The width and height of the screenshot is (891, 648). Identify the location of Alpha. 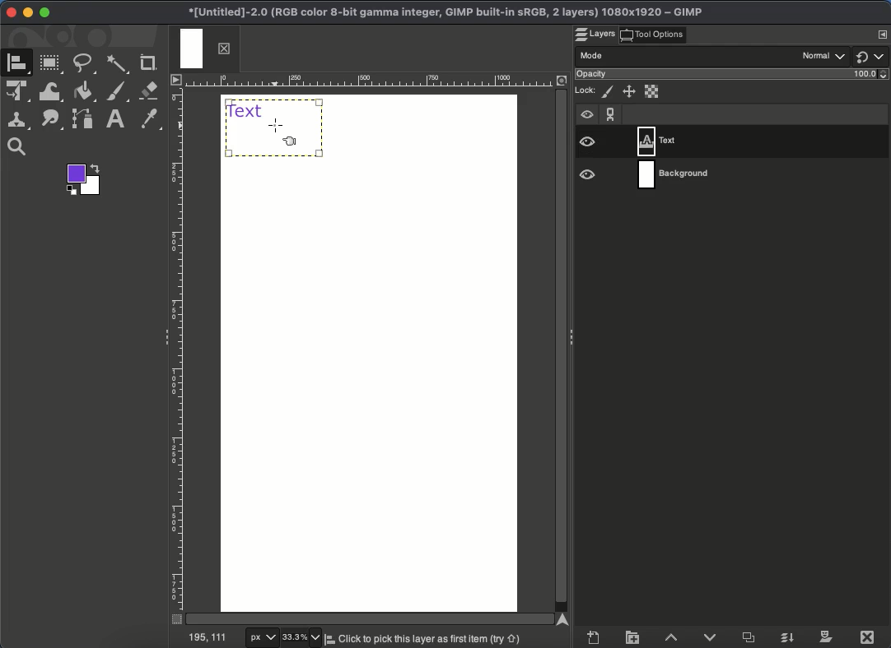
(651, 90).